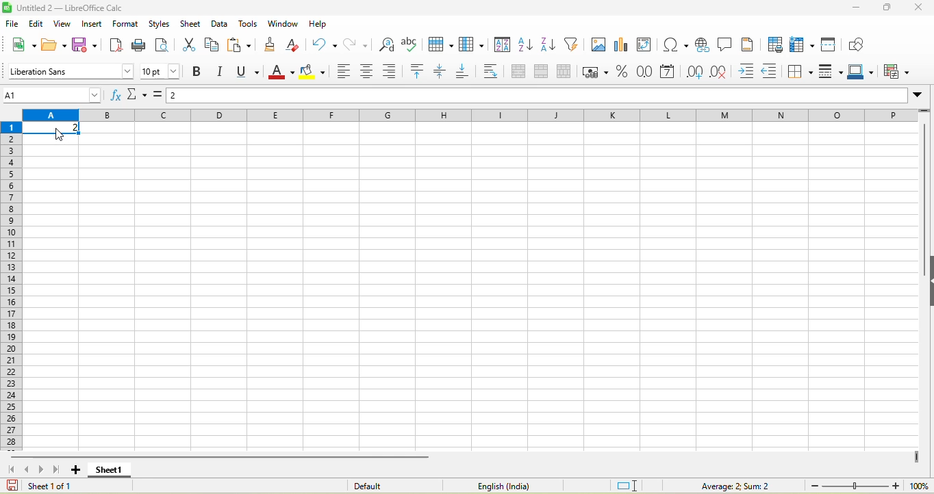 This screenshot has width=934, height=494. Describe the element at coordinates (410, 44) in the screenshot. I see `spelling` at that location.